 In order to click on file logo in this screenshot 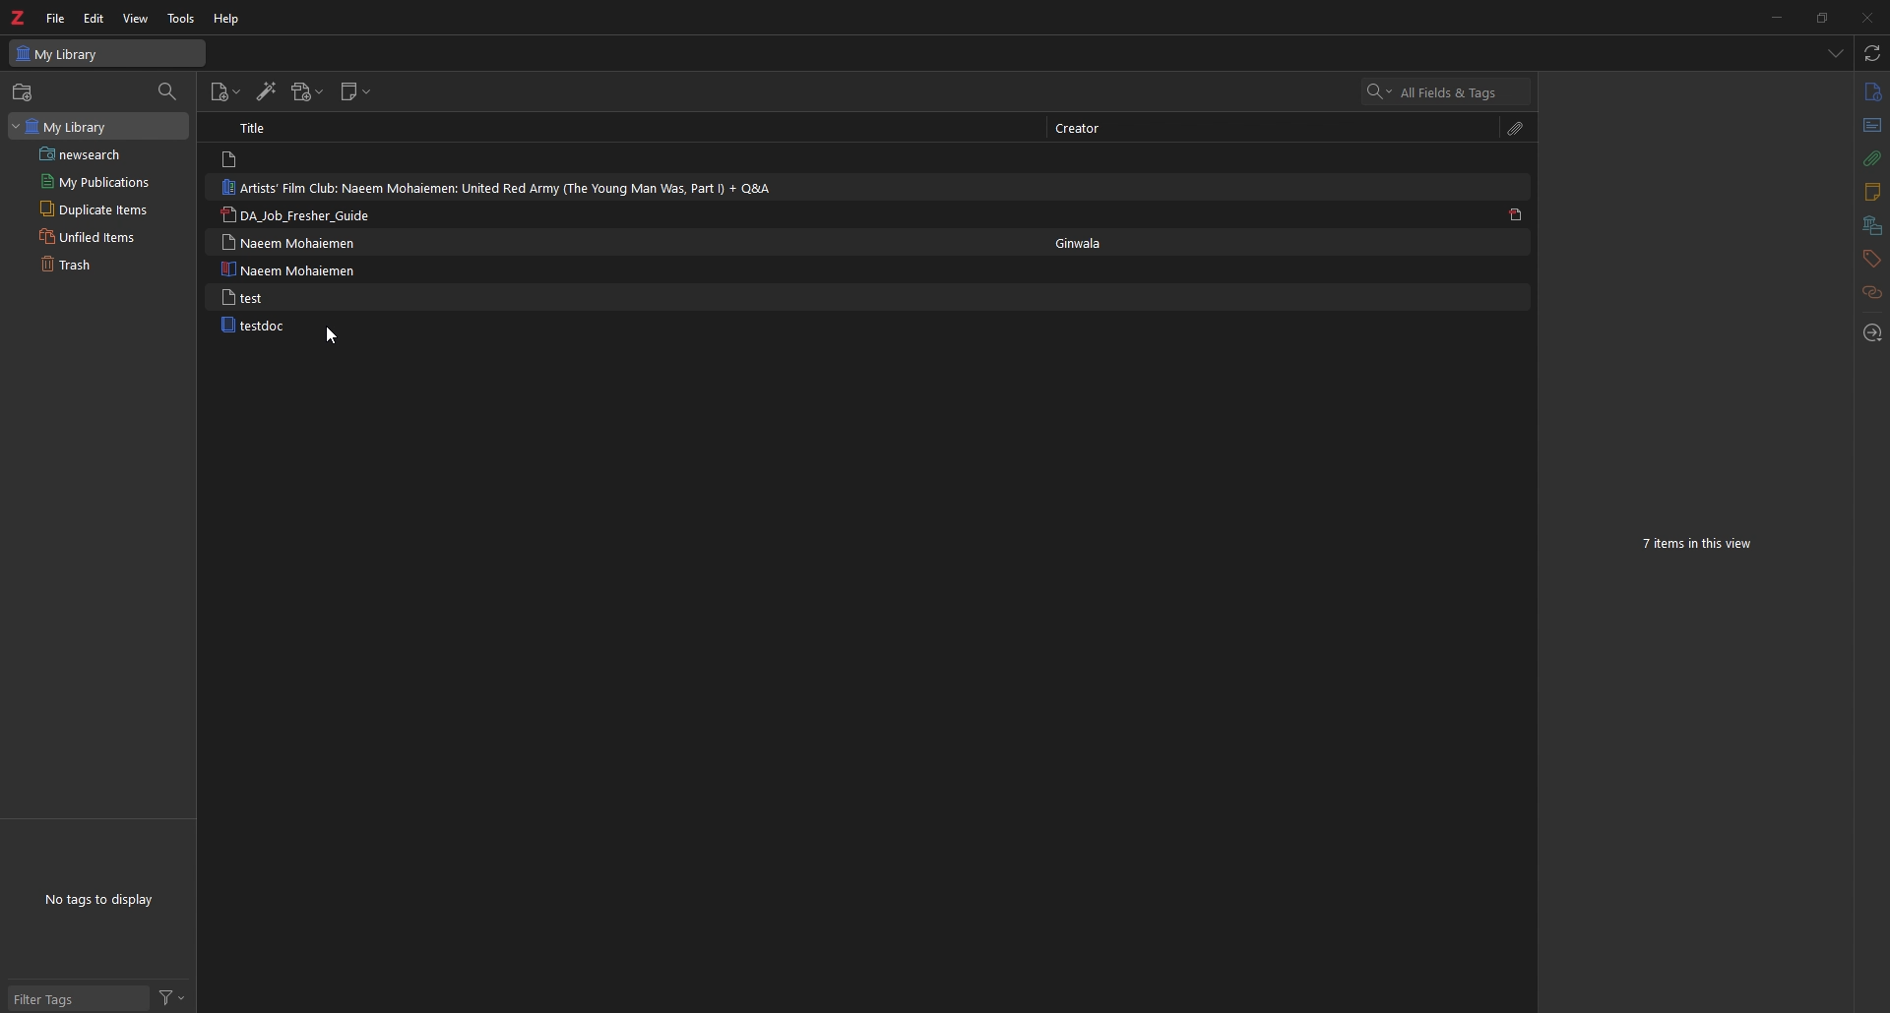, I will do `click(231, 159)`.